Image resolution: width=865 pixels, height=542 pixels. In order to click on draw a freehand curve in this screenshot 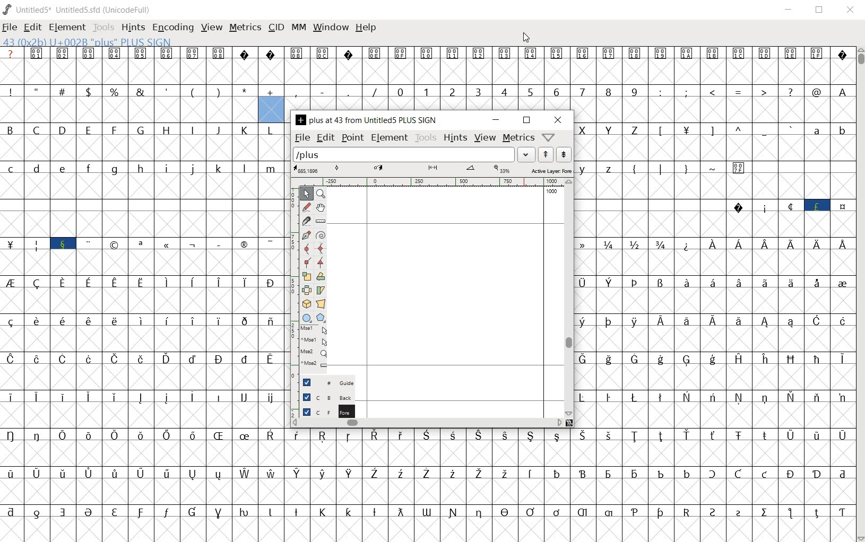, I will do `click(306, 206)`.